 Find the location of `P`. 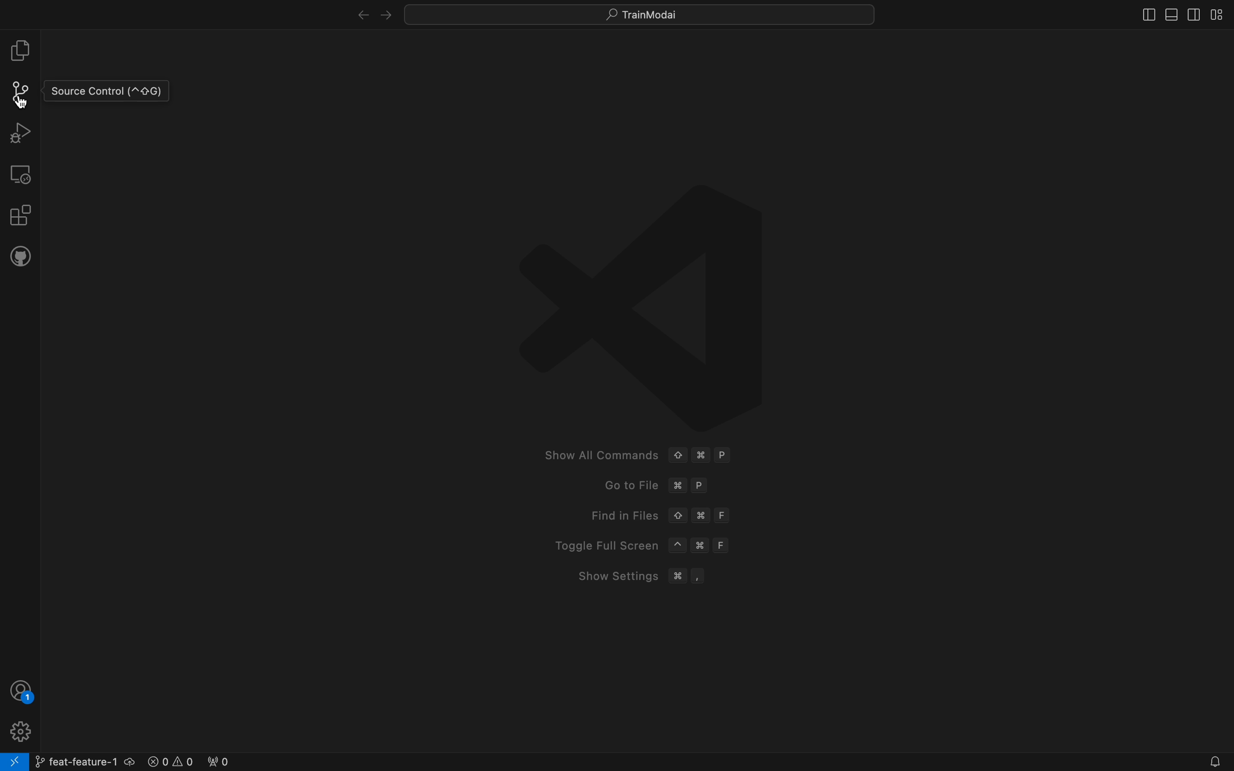

P is located at coordinates (726, 454).